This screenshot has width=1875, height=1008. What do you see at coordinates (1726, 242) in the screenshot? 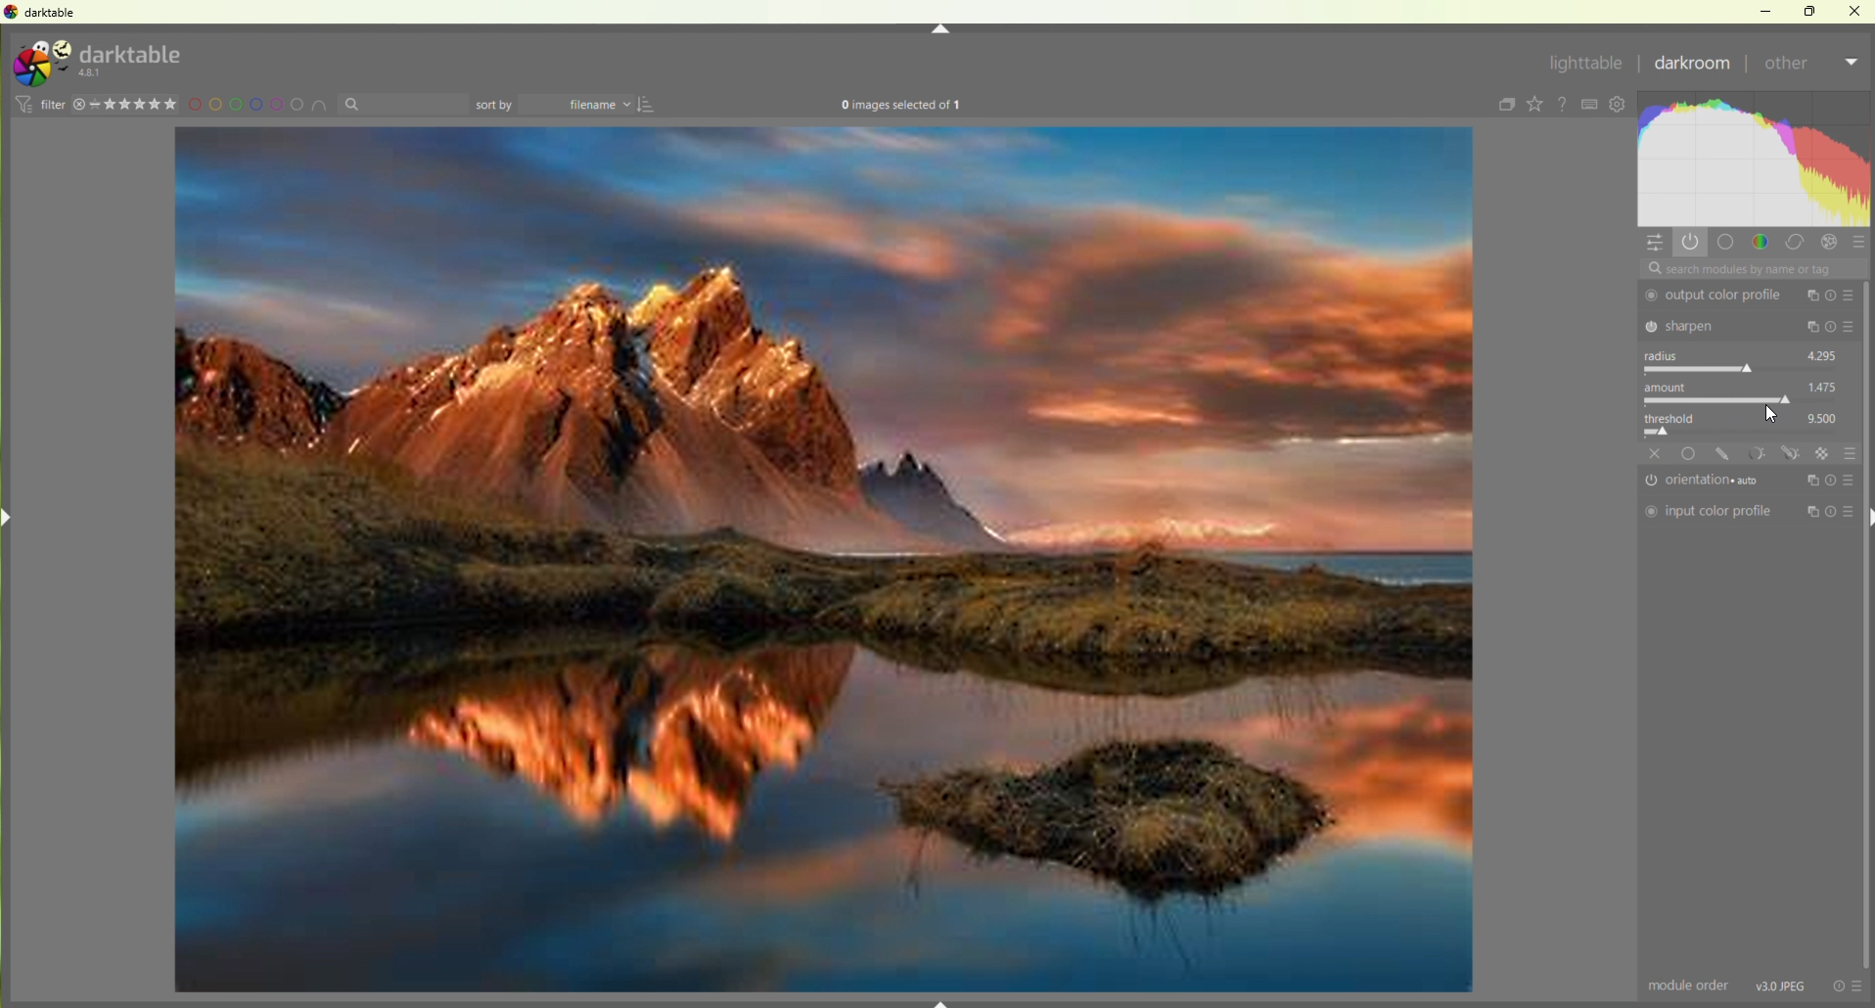
I see `base` at bounding box center [1726, 242].